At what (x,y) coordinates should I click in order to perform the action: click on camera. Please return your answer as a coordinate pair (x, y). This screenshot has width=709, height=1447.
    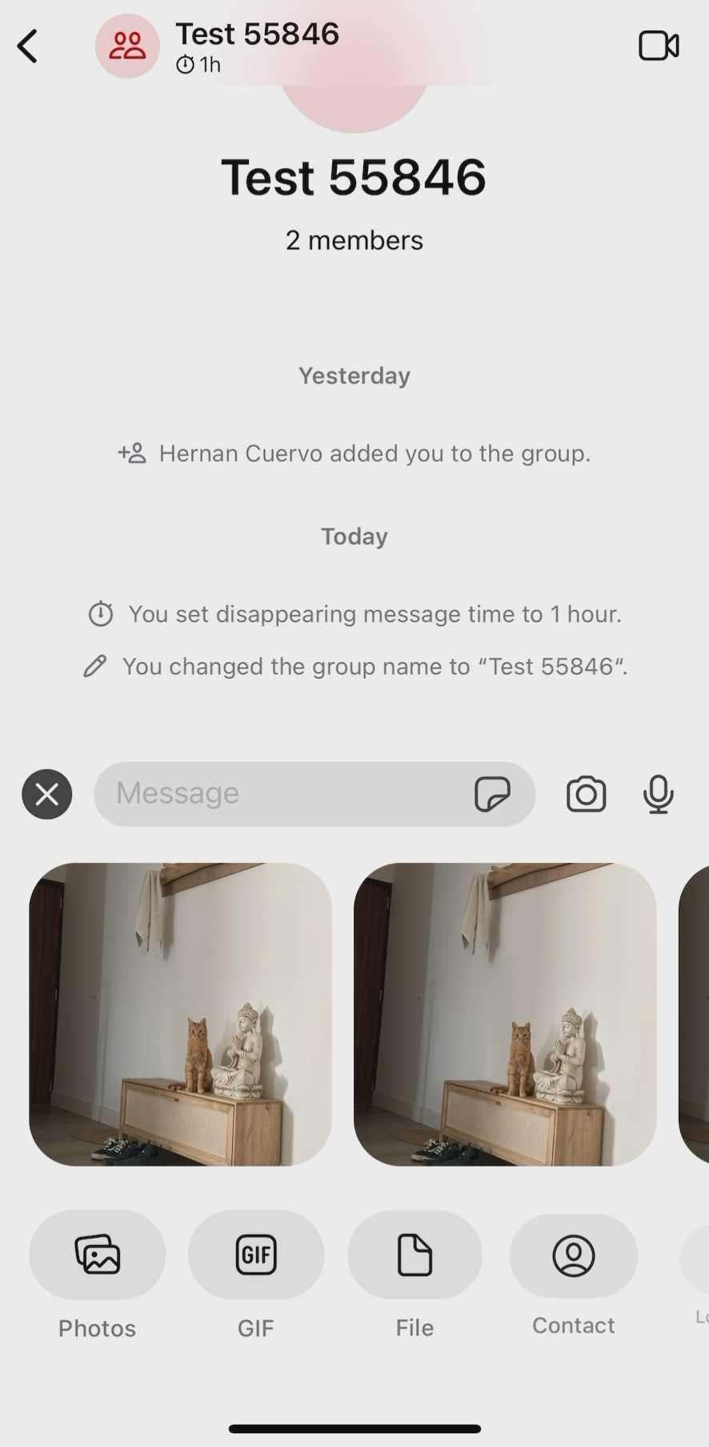
    Looking at the image, I should click on (584, 797).